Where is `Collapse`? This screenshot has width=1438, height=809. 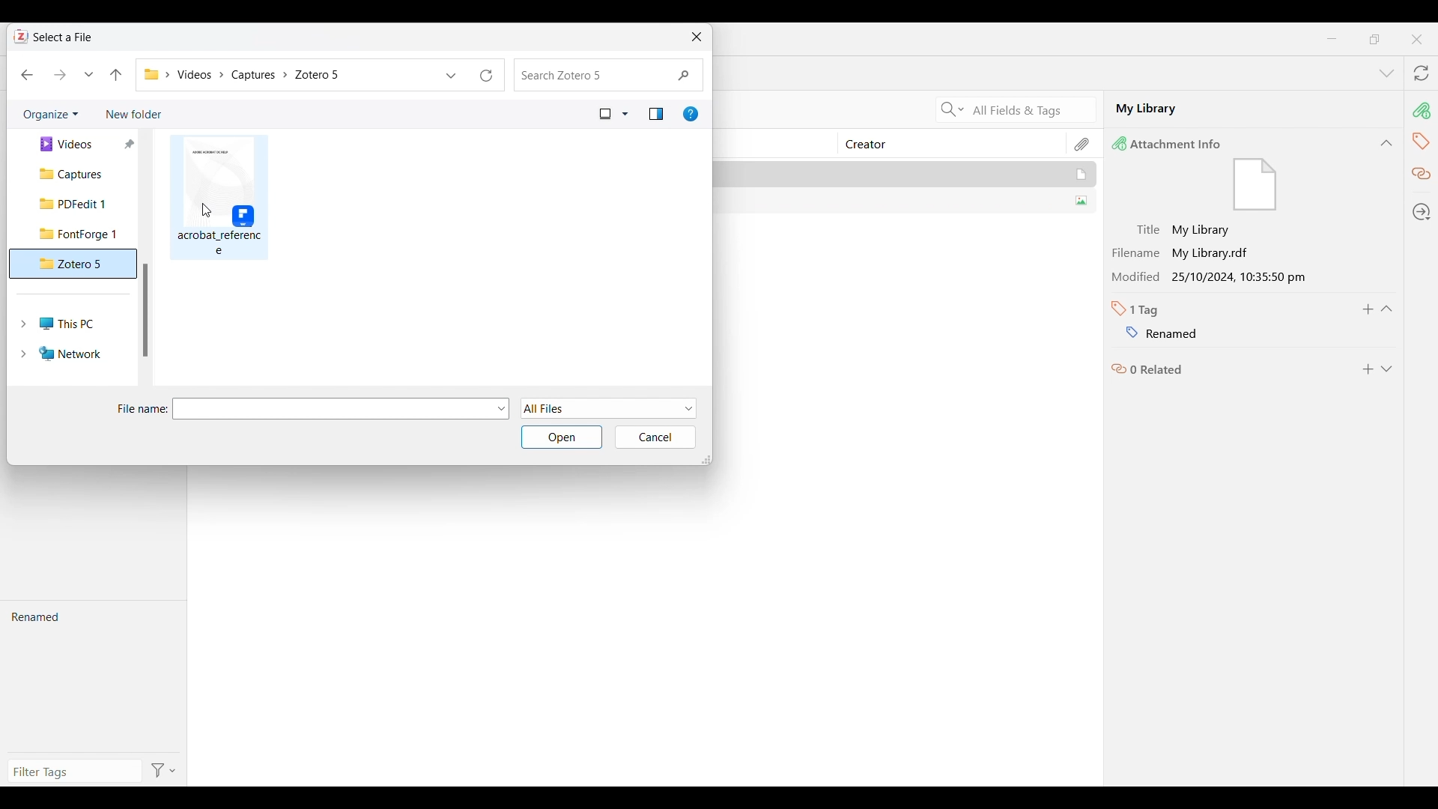 Collapse is located at coordinates (1387, 309).